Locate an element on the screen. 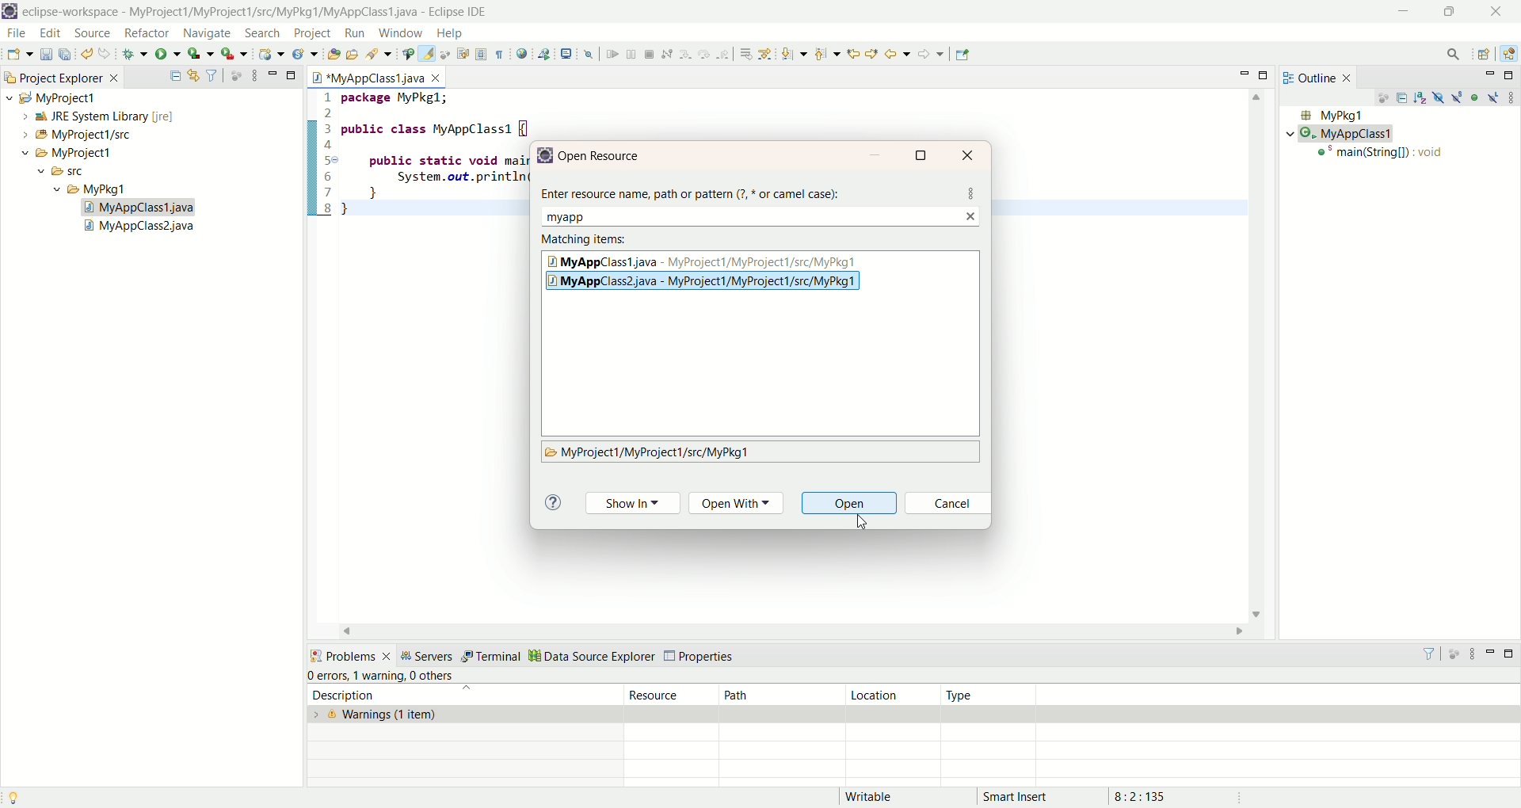 The image size is (1521, 808). help is located at coordinates (448, 34).